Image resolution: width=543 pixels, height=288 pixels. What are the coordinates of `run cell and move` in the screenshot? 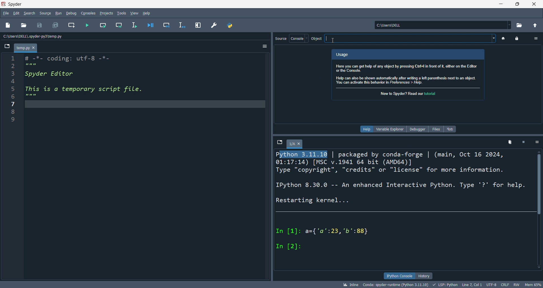 It's located at (118, 25).